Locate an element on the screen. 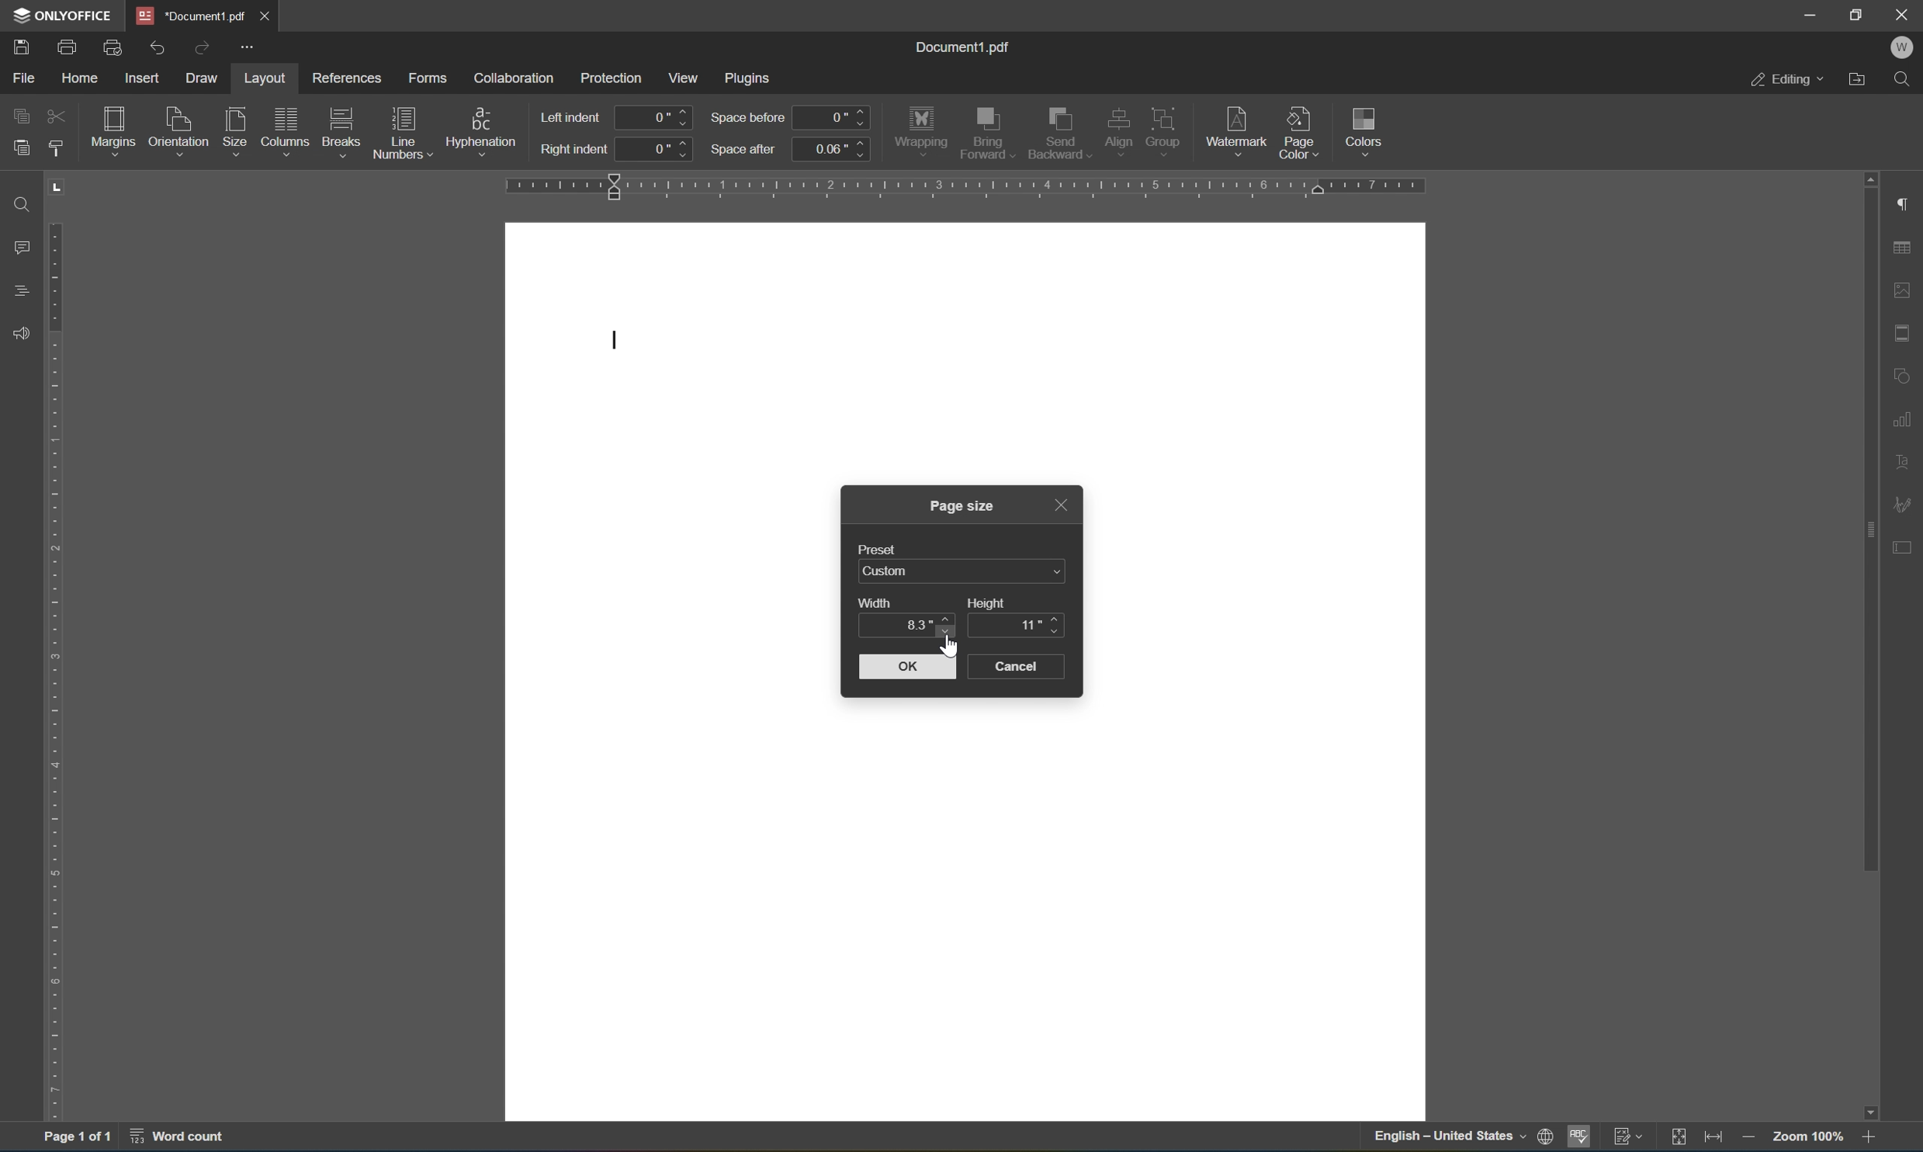 This screenshot has height=1152, width=1923. group is located at coordinates (1167, 127).